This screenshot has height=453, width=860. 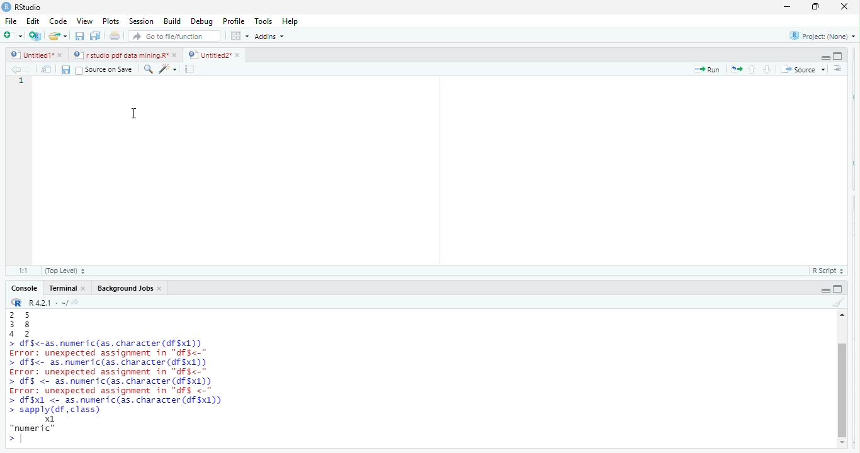 What do you see at coordinates (13, 37) in the screenshot?
I see `new file` at bounding box center [13, 37].